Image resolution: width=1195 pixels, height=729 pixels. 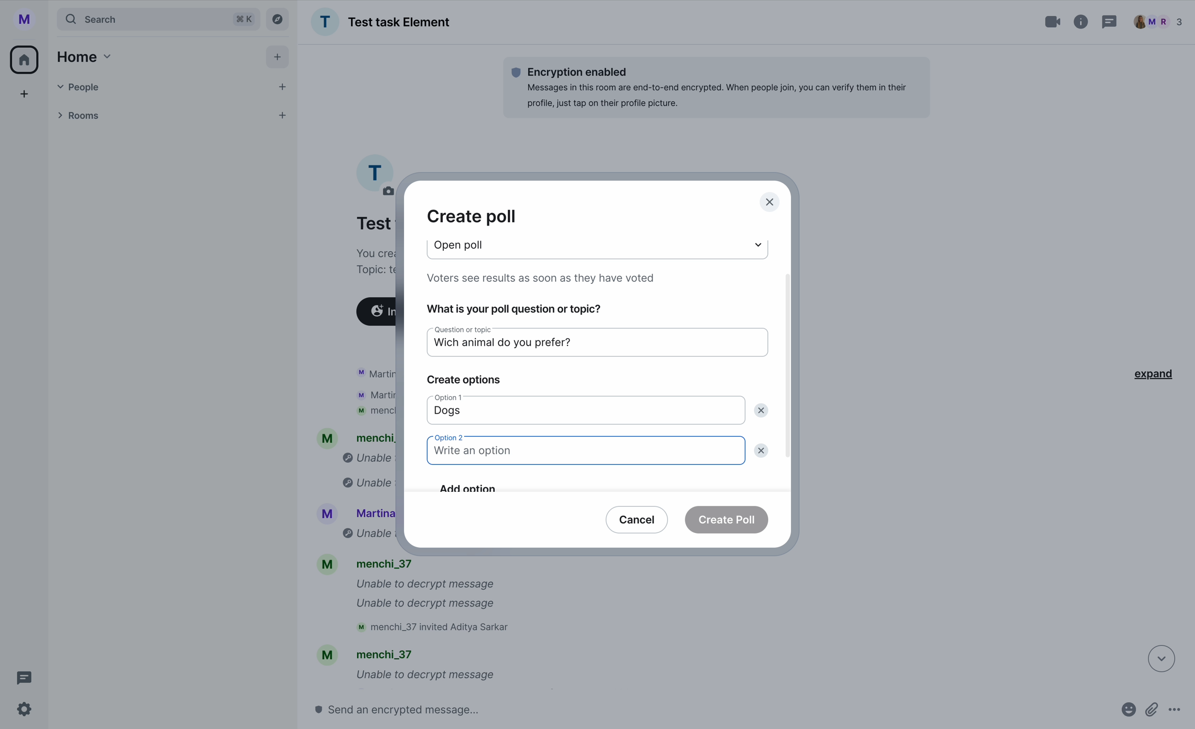 What do you see at coordinates (381, 22) in the screenshot?
I see `Test task Element` at bounding box center [381, 22].